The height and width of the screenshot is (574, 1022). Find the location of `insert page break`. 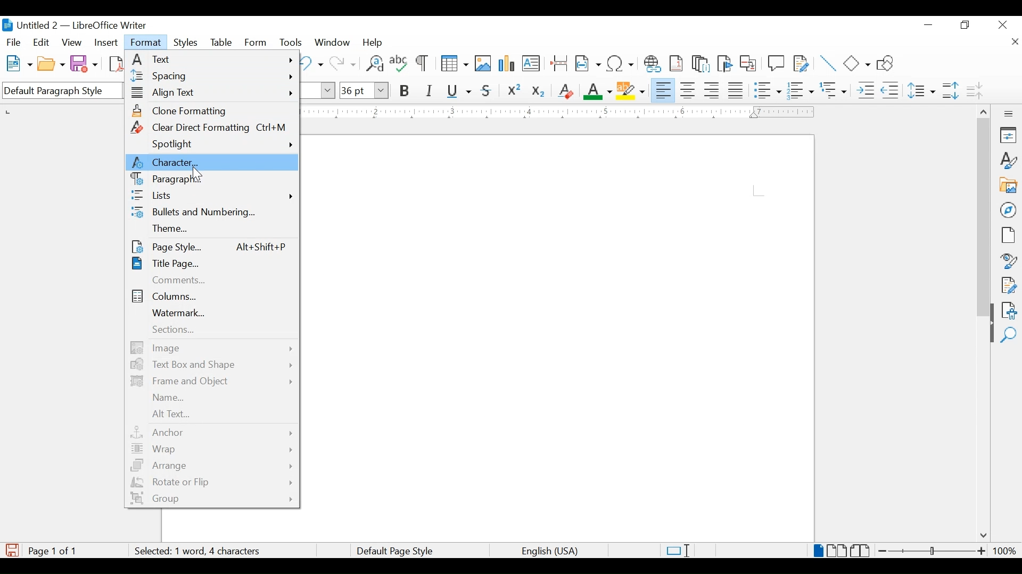

insert page break is located at coordinates (559, 63).